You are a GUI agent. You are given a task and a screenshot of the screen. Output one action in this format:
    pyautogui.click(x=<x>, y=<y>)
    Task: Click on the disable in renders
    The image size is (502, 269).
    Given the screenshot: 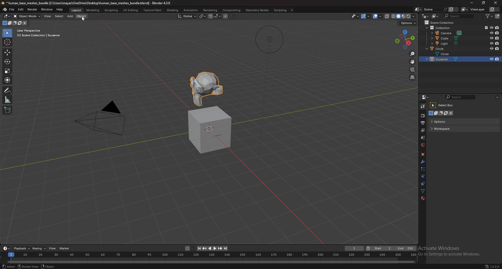 What is the action you would take?
    pyautogui.click(x=497, y=32)
    